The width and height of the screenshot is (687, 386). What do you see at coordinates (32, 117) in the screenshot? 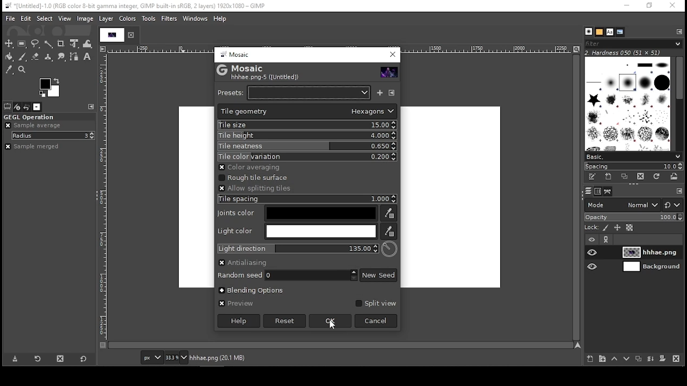
I see `GEGL operation` at bounding box center [32, 117].